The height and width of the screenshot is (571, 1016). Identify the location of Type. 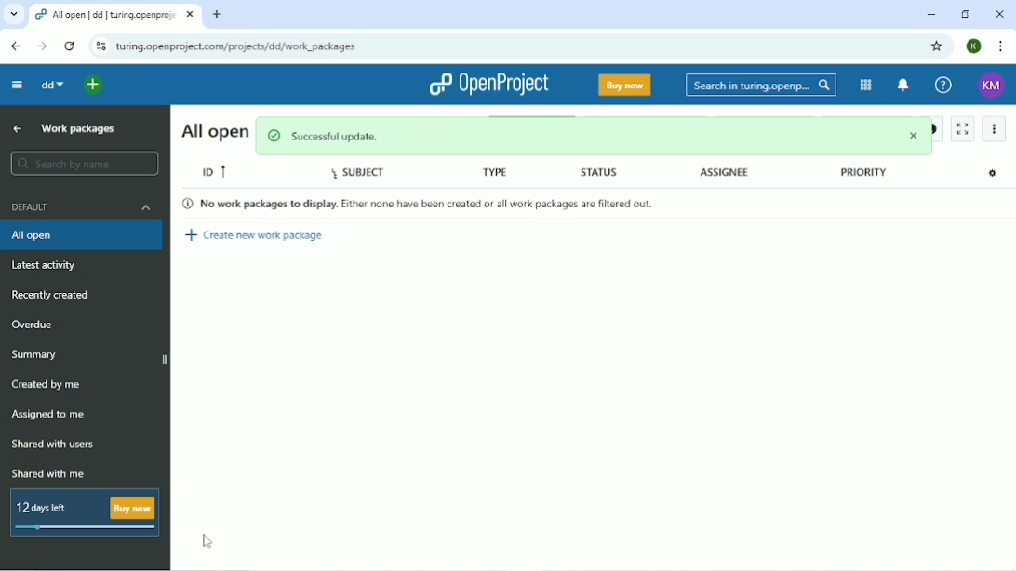
(490, 173).